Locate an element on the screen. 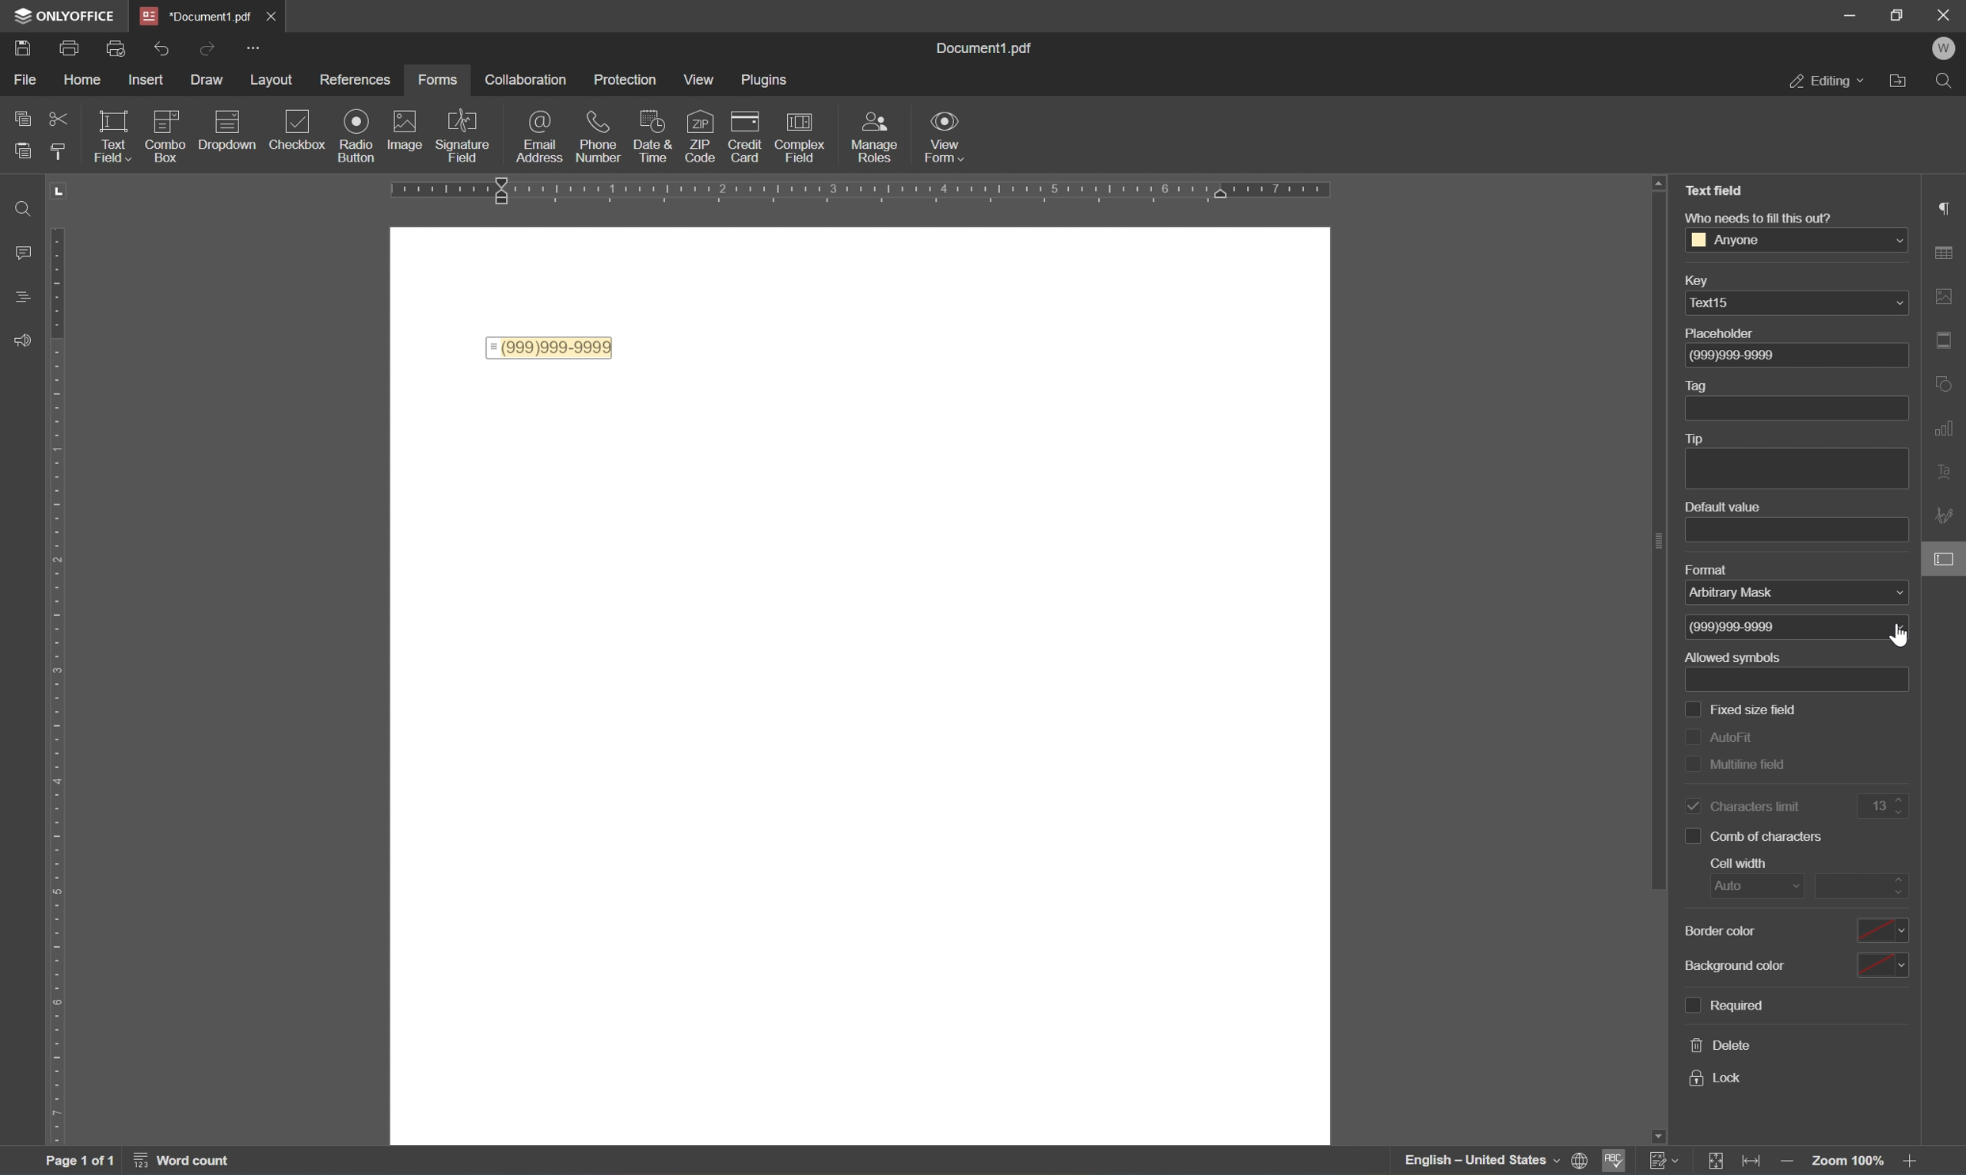  icon is located at coordinates (748, 131).